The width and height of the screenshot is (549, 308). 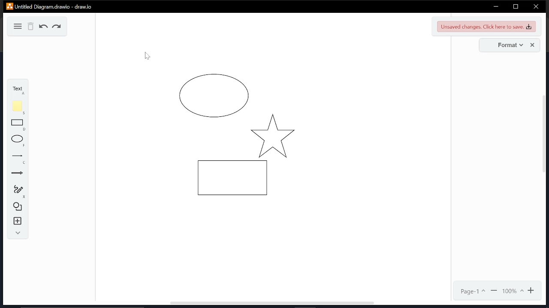 What do you see at coordinates (18, 141) in the screenshot?
I see `ellipse` at bounding box center [18, 141].